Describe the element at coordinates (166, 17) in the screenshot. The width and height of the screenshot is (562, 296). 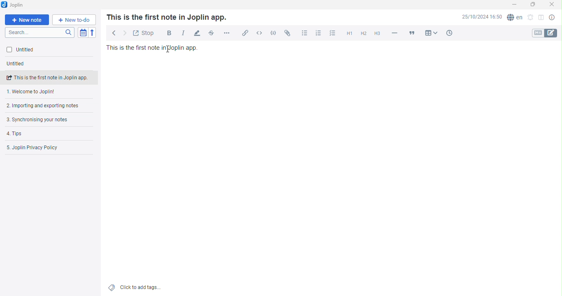
I see `Text` at that location.